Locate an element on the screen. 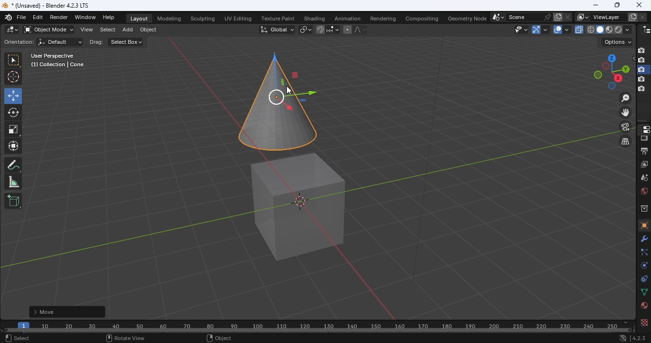 Image resolution: width=651 pixels, height=343 pixels. Output is located at coordinates (643, 150).